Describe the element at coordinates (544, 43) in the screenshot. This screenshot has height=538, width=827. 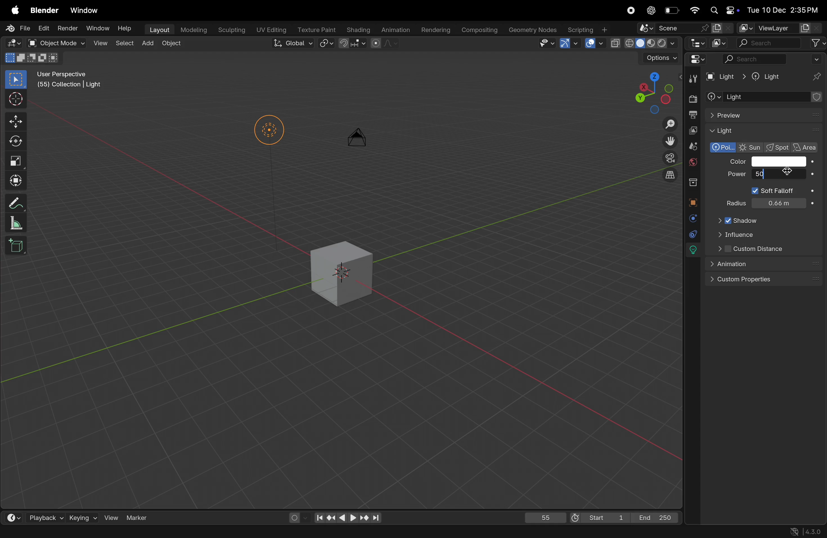
I see `visibility` at that location.